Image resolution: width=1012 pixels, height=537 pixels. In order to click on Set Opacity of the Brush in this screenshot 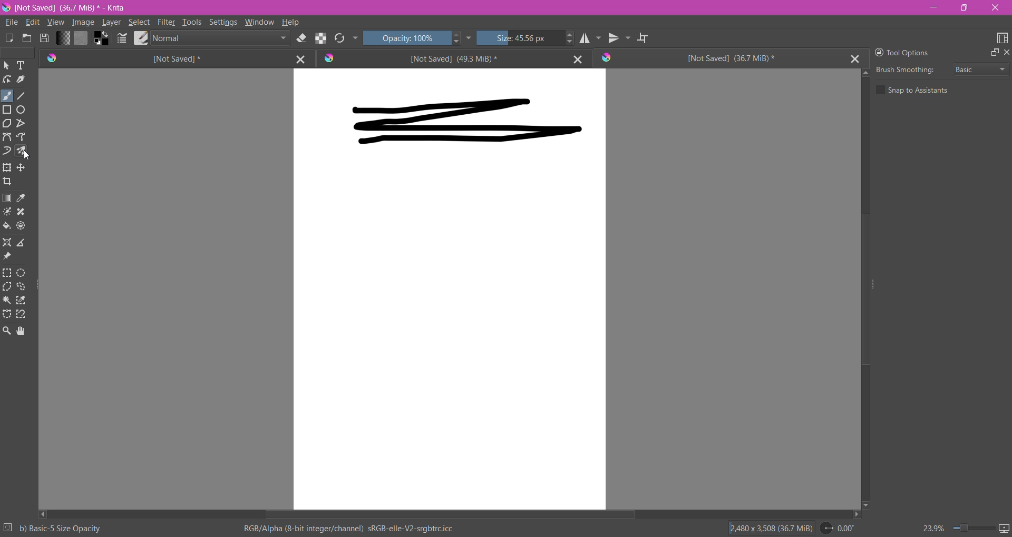, I will do `click(406, 39)`.